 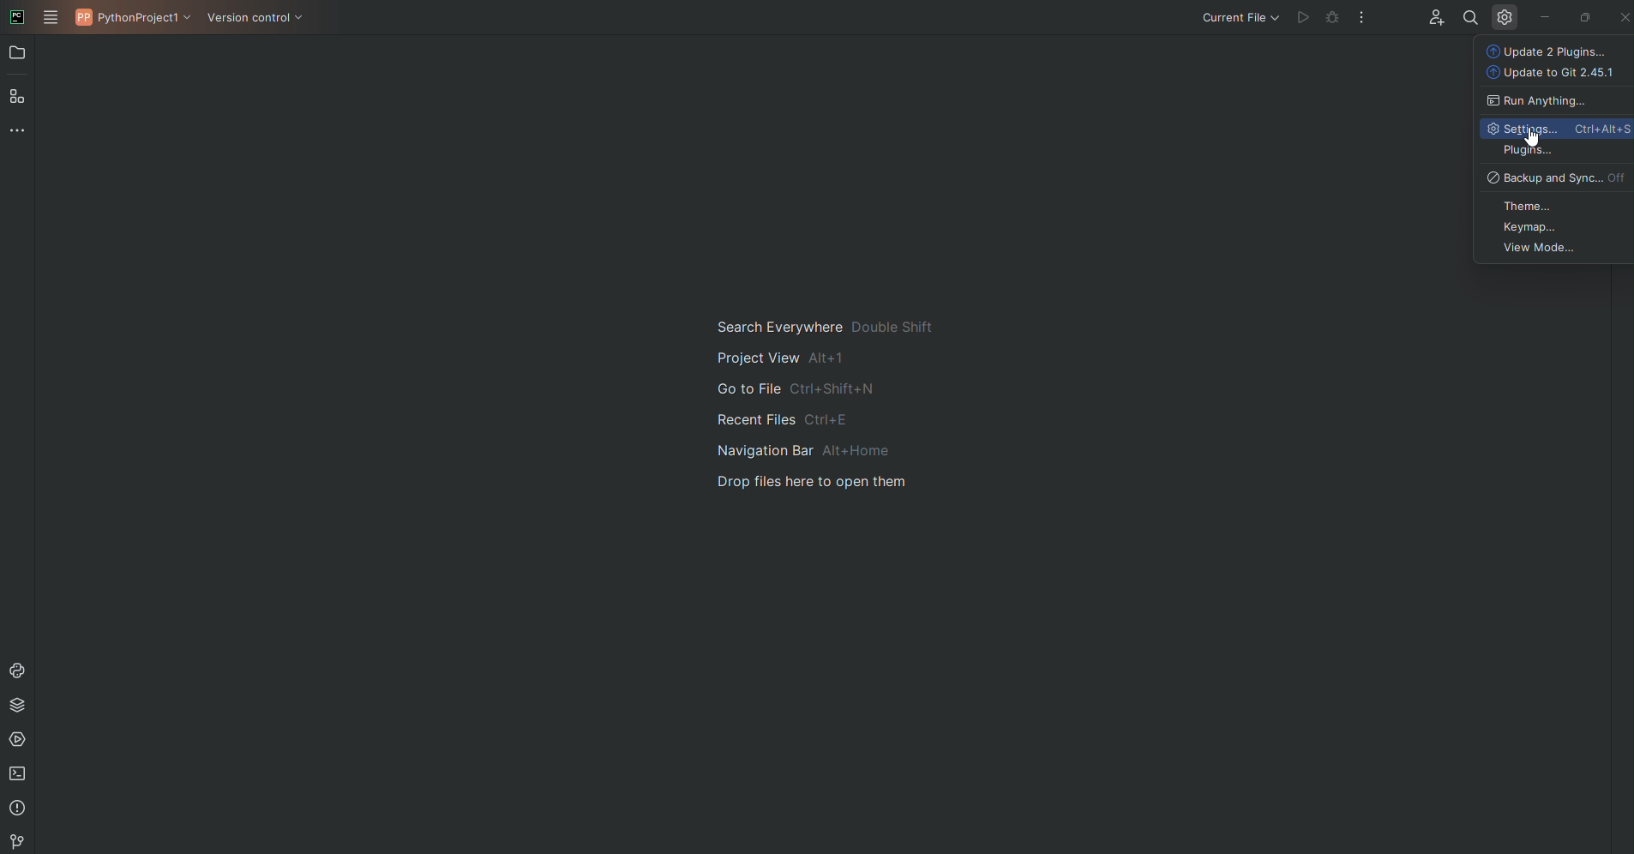 What do you see at coordinates (53, 17) in the screenshot?
I see `Main Menu` at bounding box center [53, 17].